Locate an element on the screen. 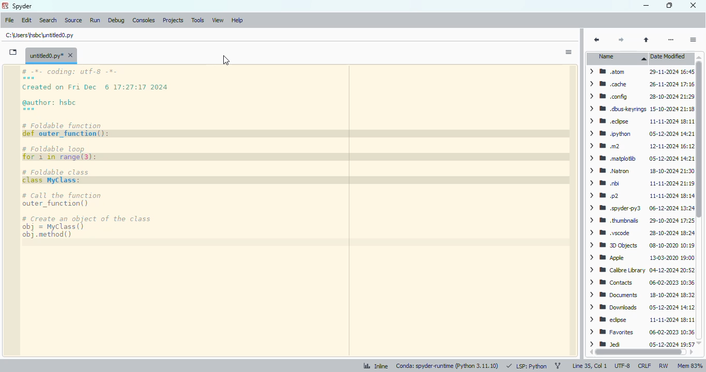  CRLF is located at coordinates (644, 366).